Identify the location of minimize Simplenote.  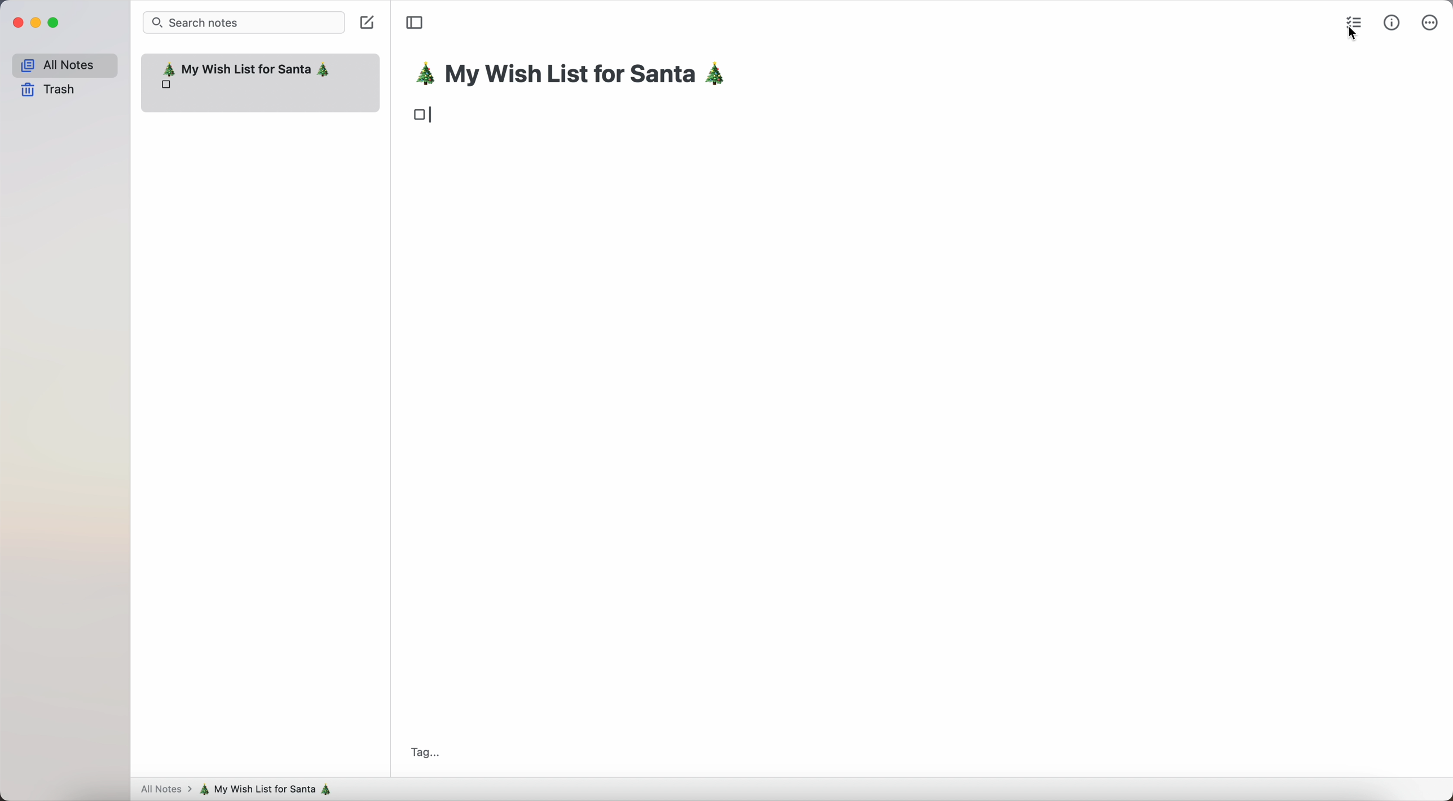
(36, 23).